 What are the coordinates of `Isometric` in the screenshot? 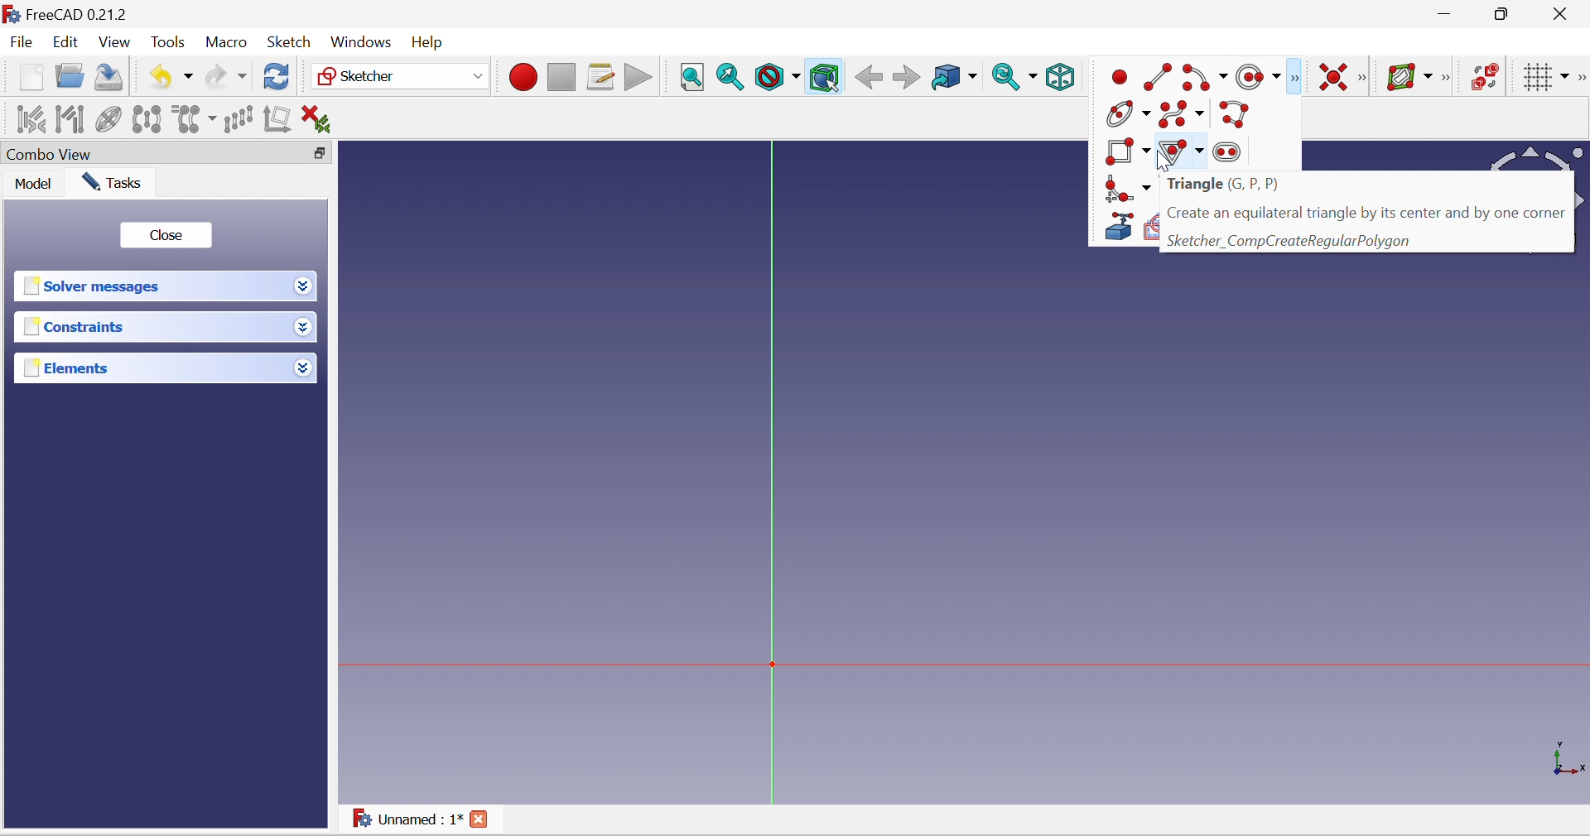 It's located at (1061, 77).